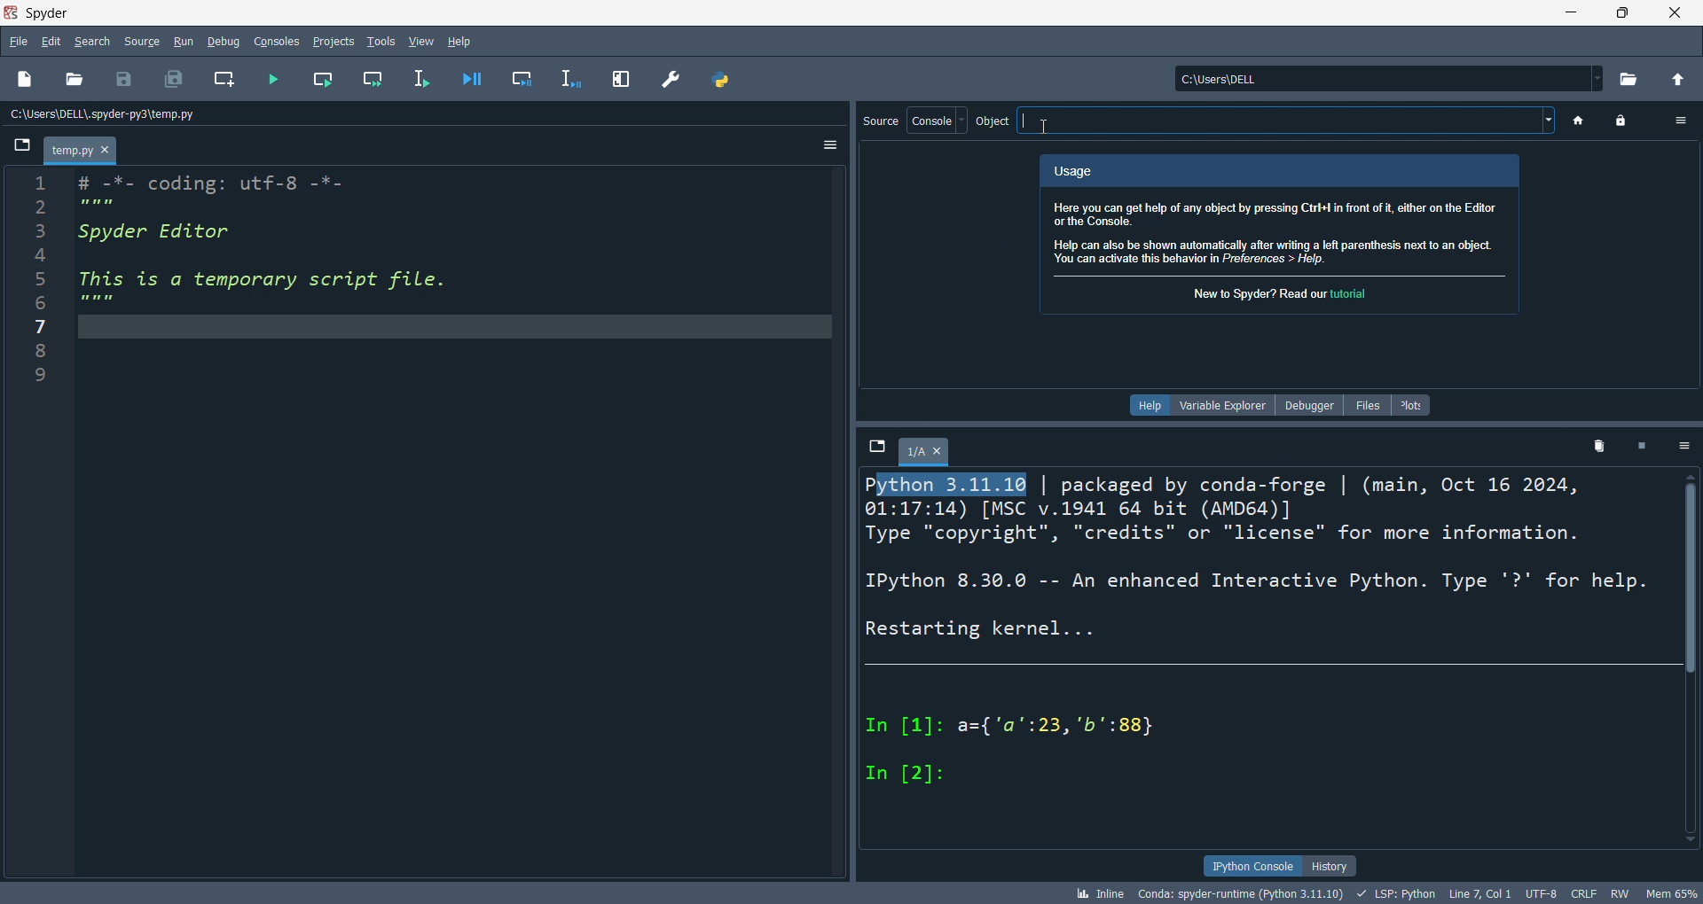 This screenshot has width=1703, height=904. Describe the element at coordinates (323, 77) in the screenshot. I see `run cell` at that location.